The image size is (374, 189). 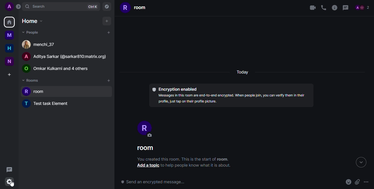 What do you see at coordinates (59, 68) in the screenshot?
I see `Public room` at bounding box center [59, 68].